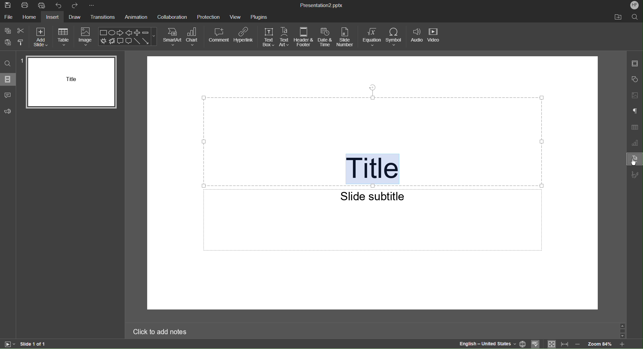 This screenshot has height=349, width=643. Describe the element at coordinates (347, 37) in the screenshot. I see `Slide Number` at that location.